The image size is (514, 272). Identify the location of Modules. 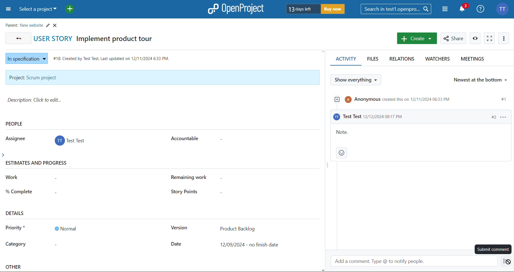
(445, 9).